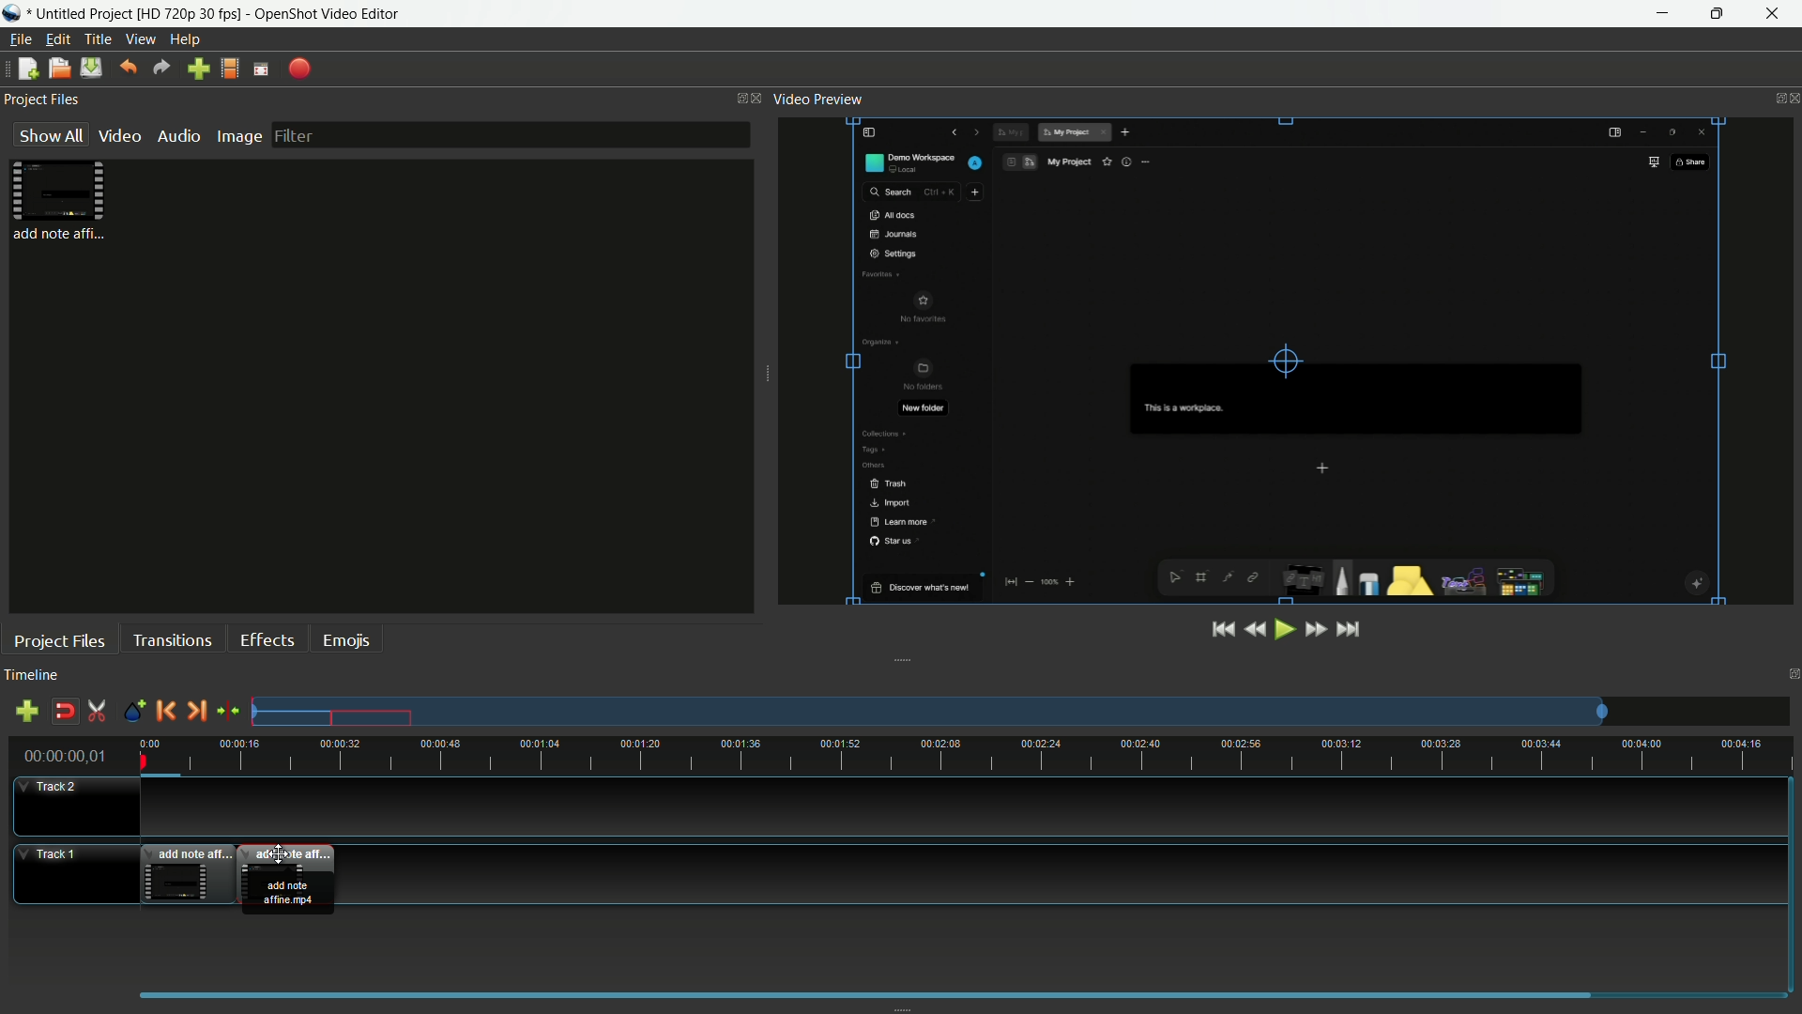  What do you see at coordinates (42, 99) in the screenshot?
I see `project files` at bounding box center [42, 99].